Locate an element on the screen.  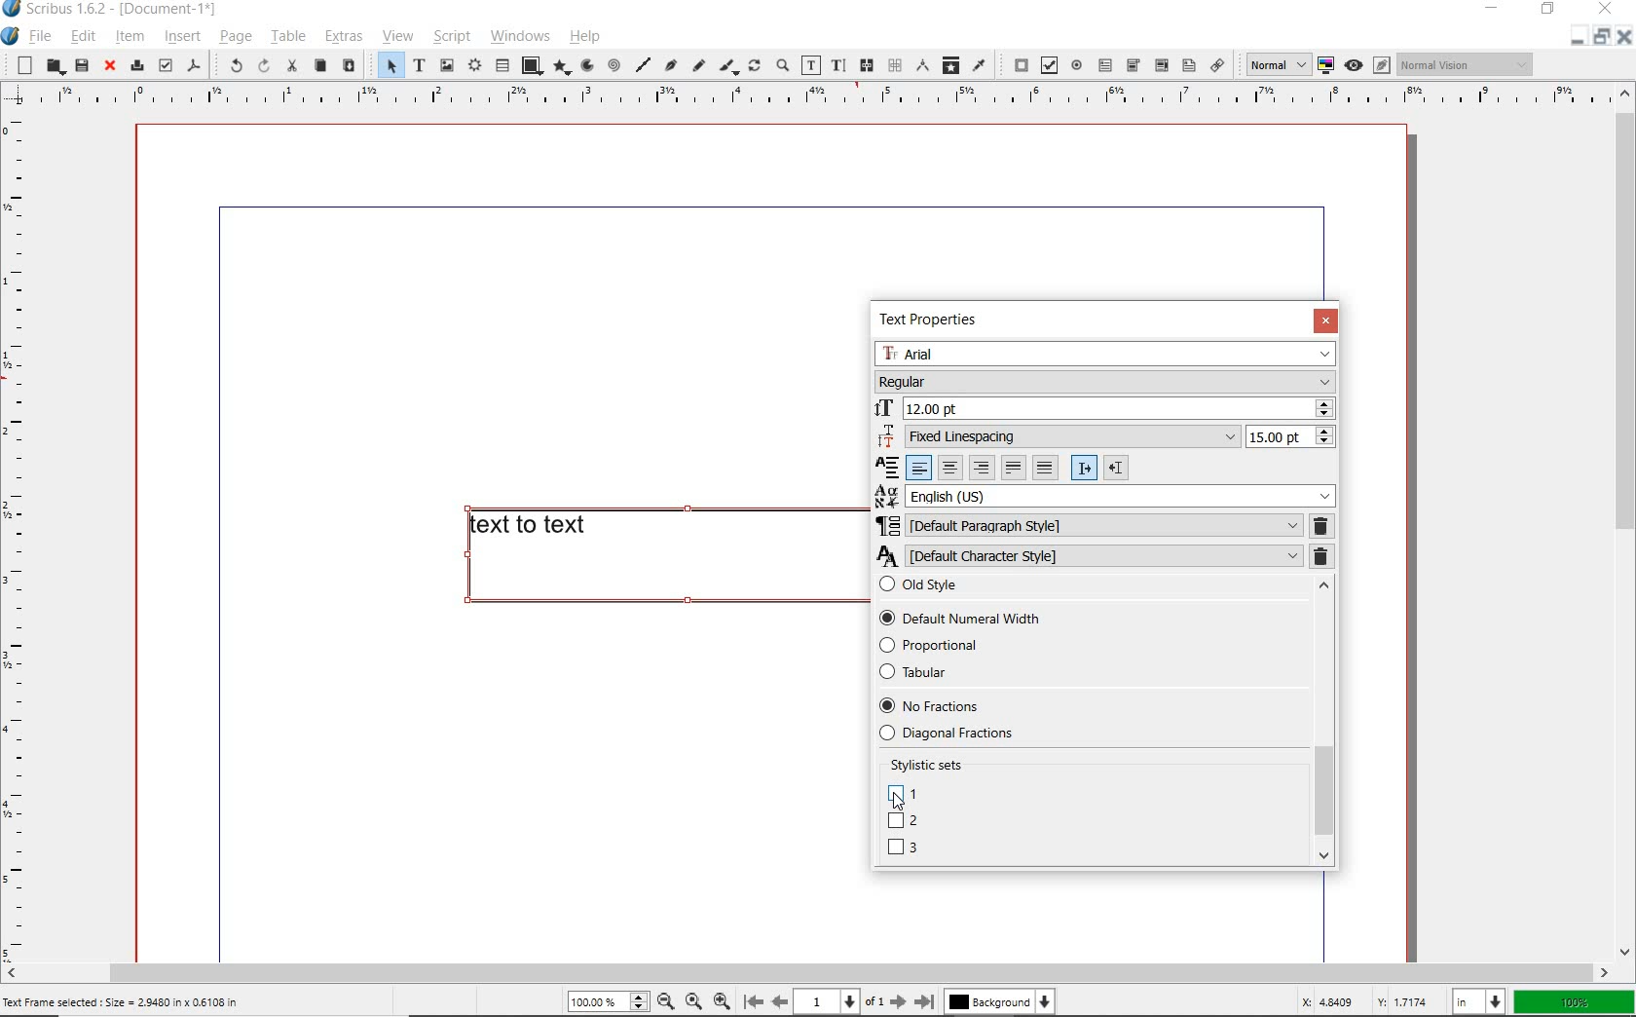
paste is located at coordinates (348, 66).